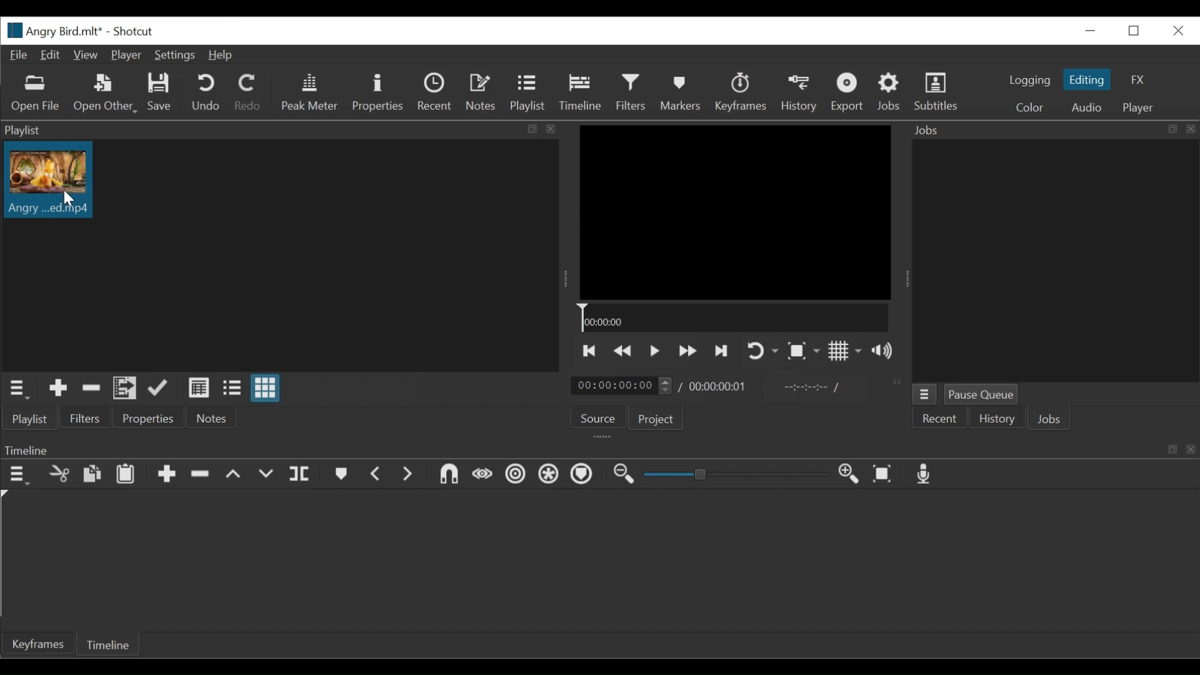 This screenshot has height=675, width=1200. Describe the element at coordinates (737, 474) in the screenshot. I see `Slider` at that location.